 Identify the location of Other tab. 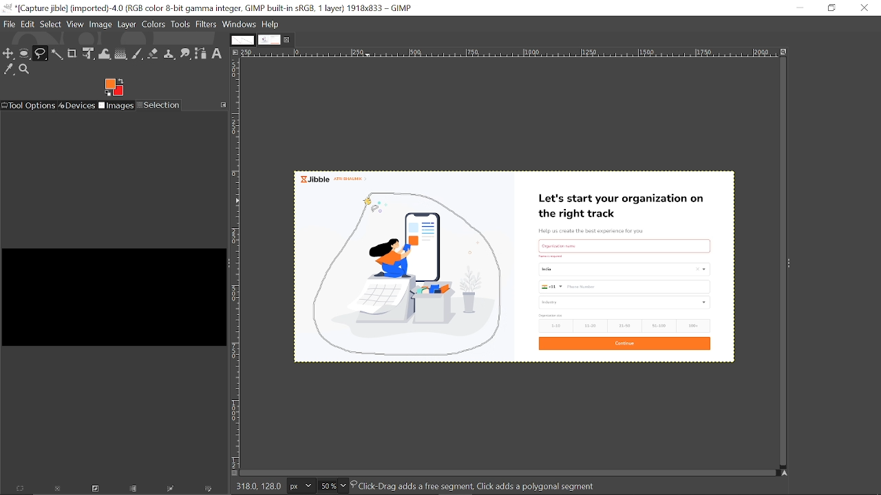
(242, 40).